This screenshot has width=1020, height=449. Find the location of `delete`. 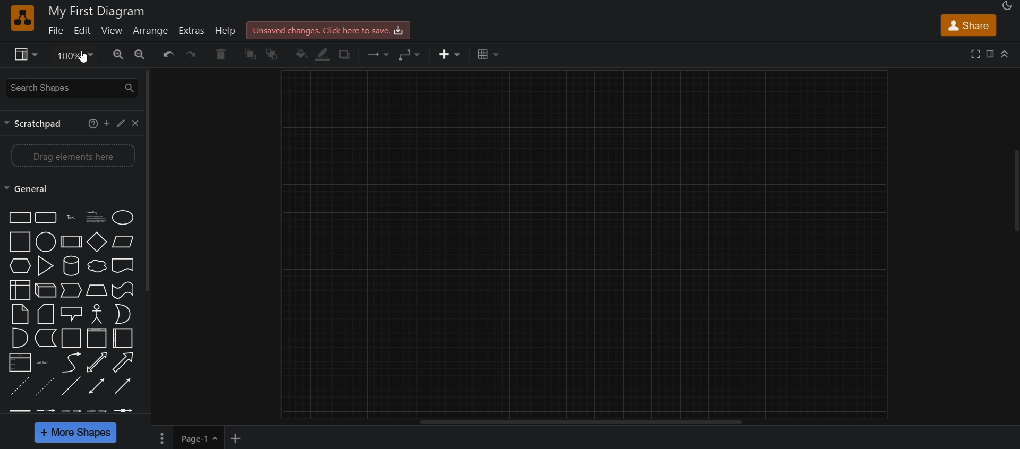

delete is located at coordinates (220, 55).